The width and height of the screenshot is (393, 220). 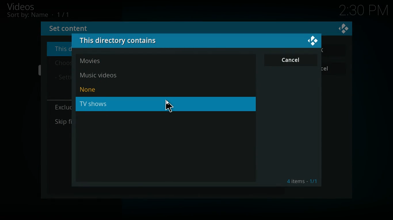 What do you see at coordinates (108, 74) in the screenshot?
I see `music videos` at bounding box center [108, 74].